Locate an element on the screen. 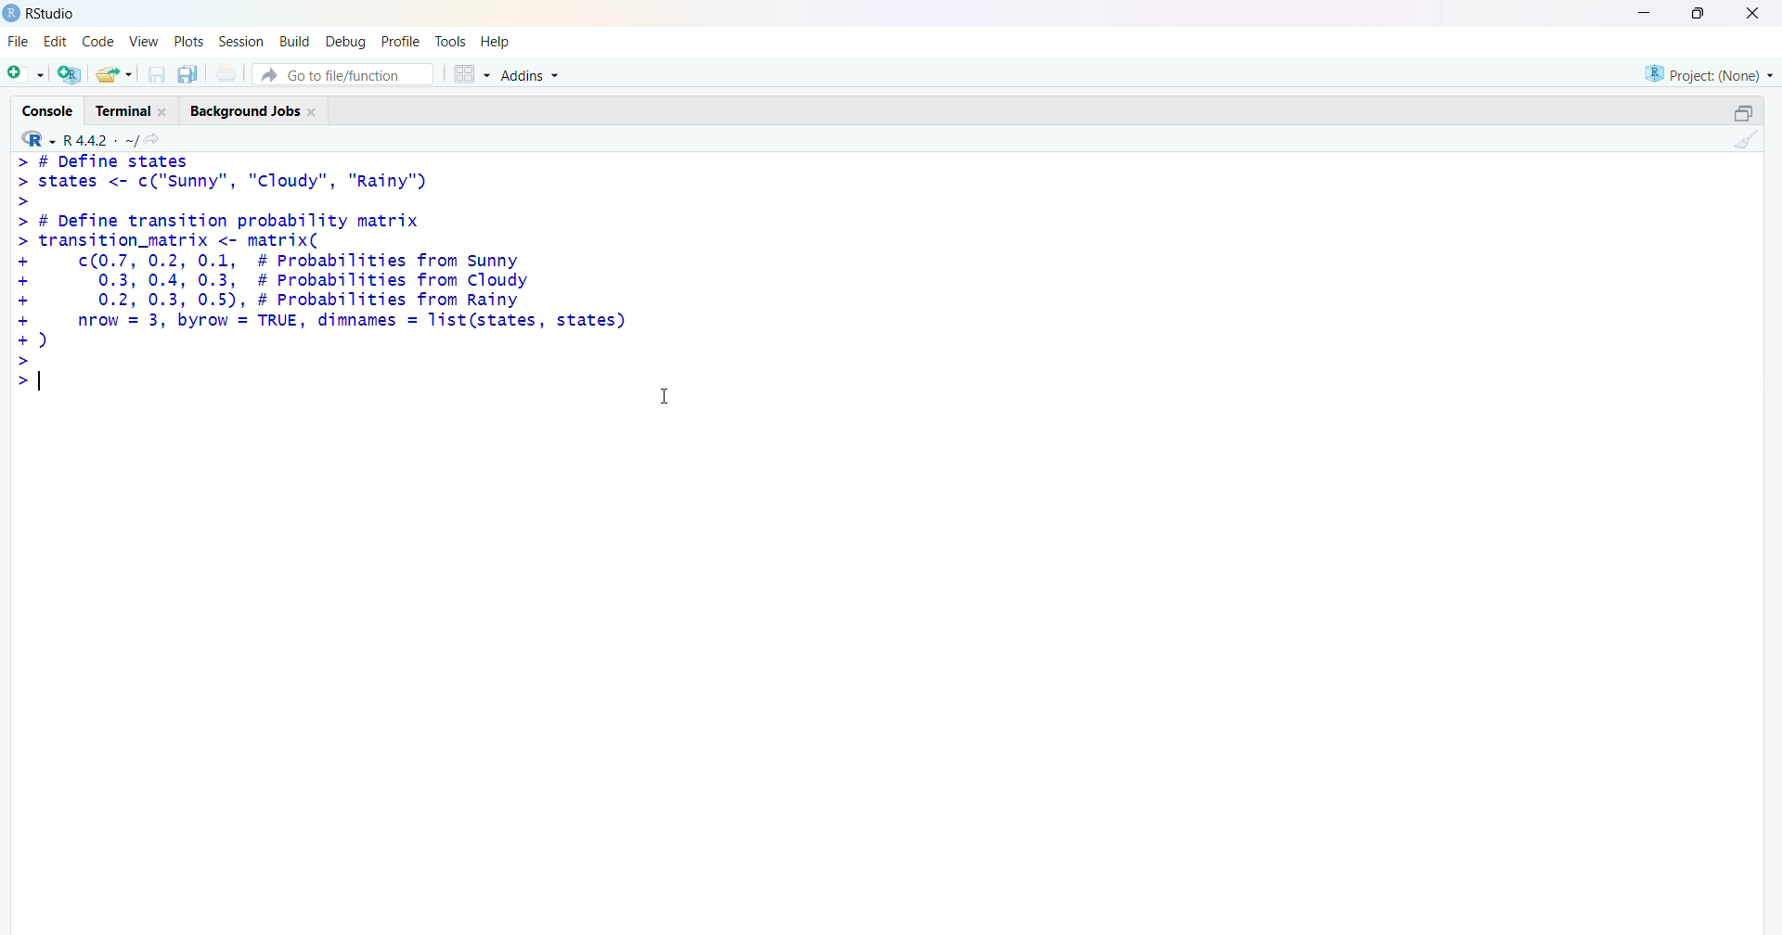 This screenshot has width=1782, height=935. collapse is located at coordinates (1742, 113).